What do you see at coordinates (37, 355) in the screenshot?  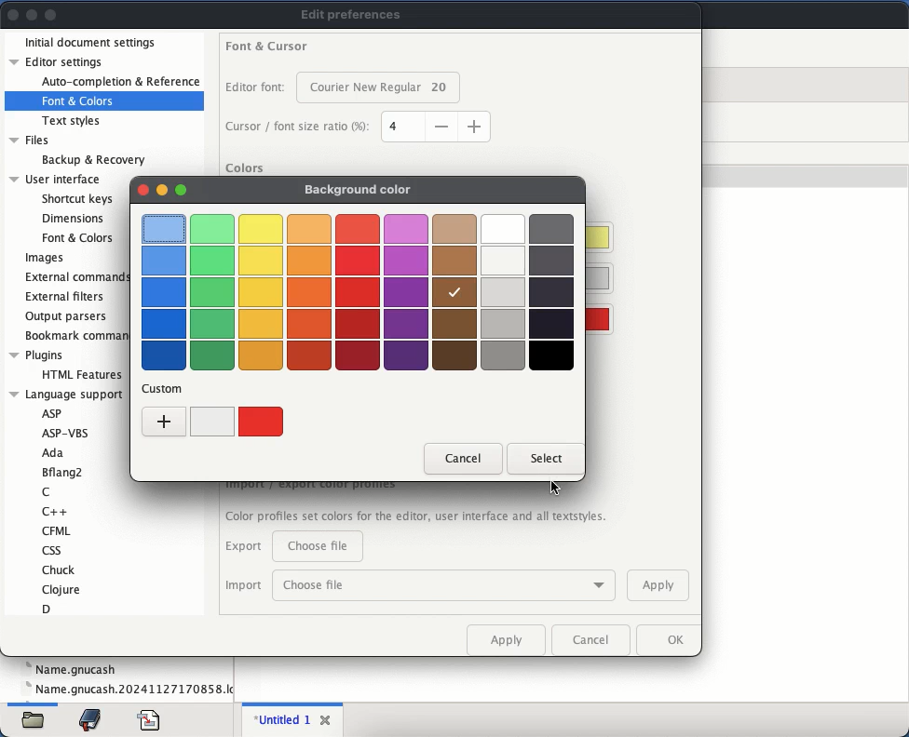 I see `Plugins` at bounding box center [37, 355].